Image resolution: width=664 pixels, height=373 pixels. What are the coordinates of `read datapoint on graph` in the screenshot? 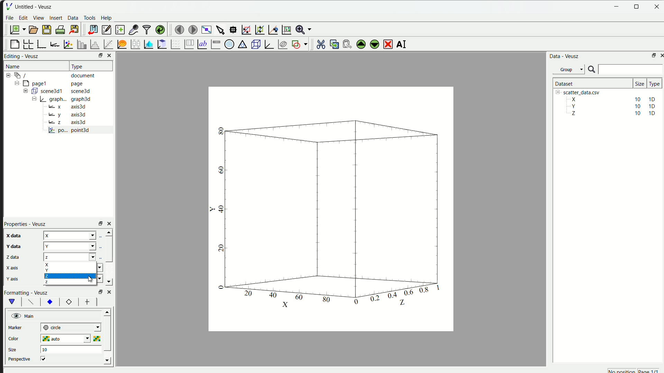 It's located at (233, 29).